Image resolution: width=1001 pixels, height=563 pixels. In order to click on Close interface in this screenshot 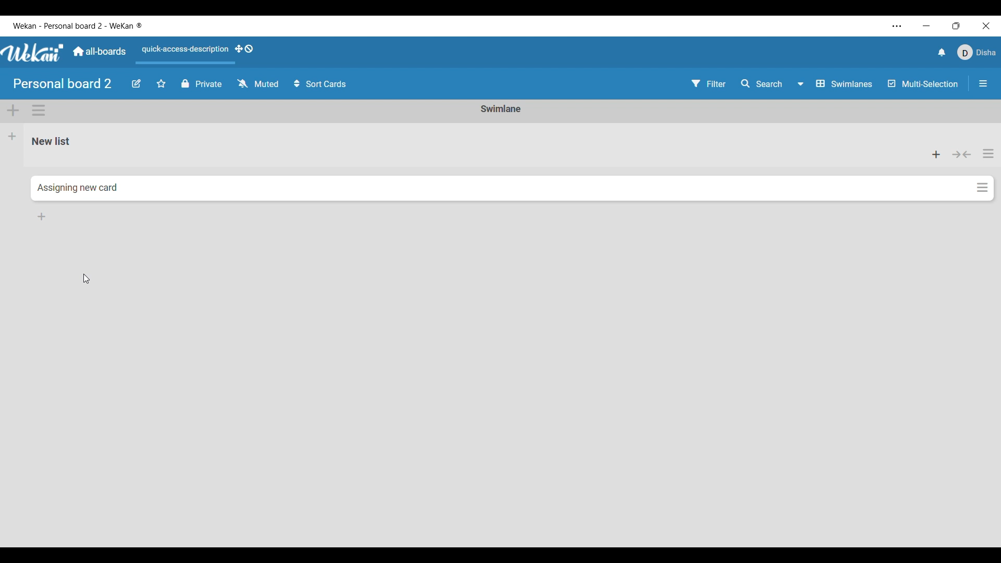, I will do `click(986, 26)`.